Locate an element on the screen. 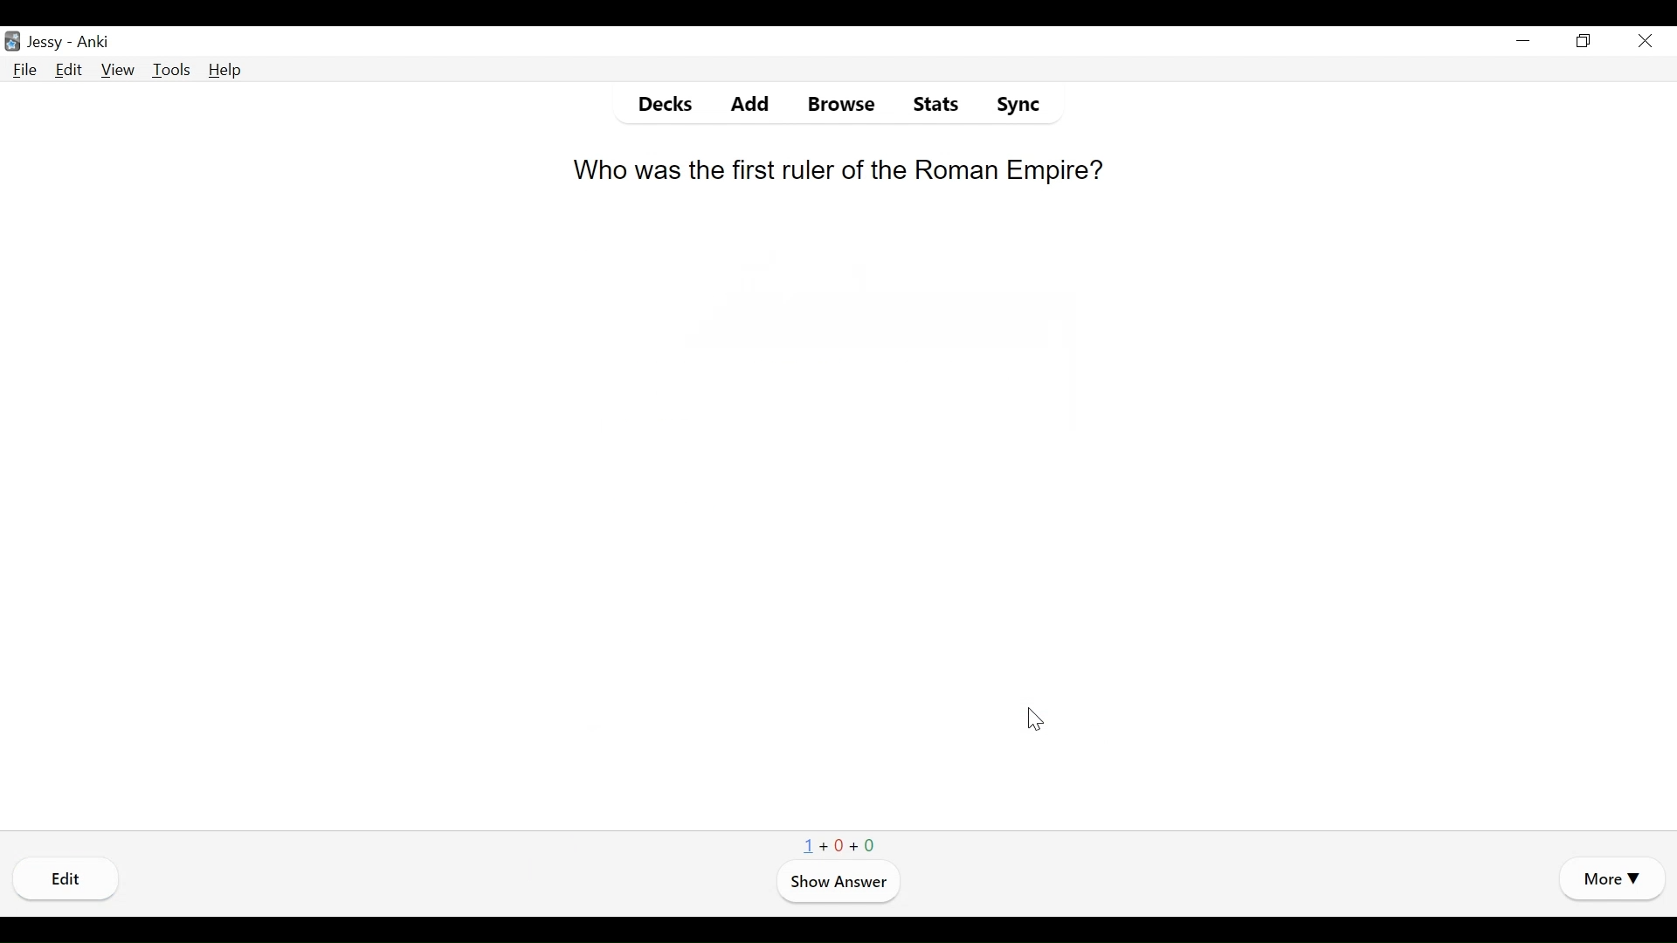 This screenshot has width=1677, height=943. 1+0+0 is located at coordinates (840, 843).